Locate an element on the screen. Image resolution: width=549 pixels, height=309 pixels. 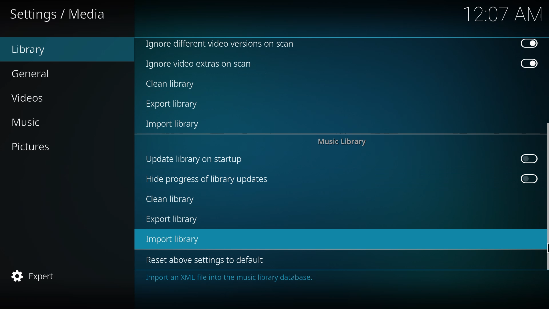
DRAG_TO Cursor is located at coordinates (546, 245).